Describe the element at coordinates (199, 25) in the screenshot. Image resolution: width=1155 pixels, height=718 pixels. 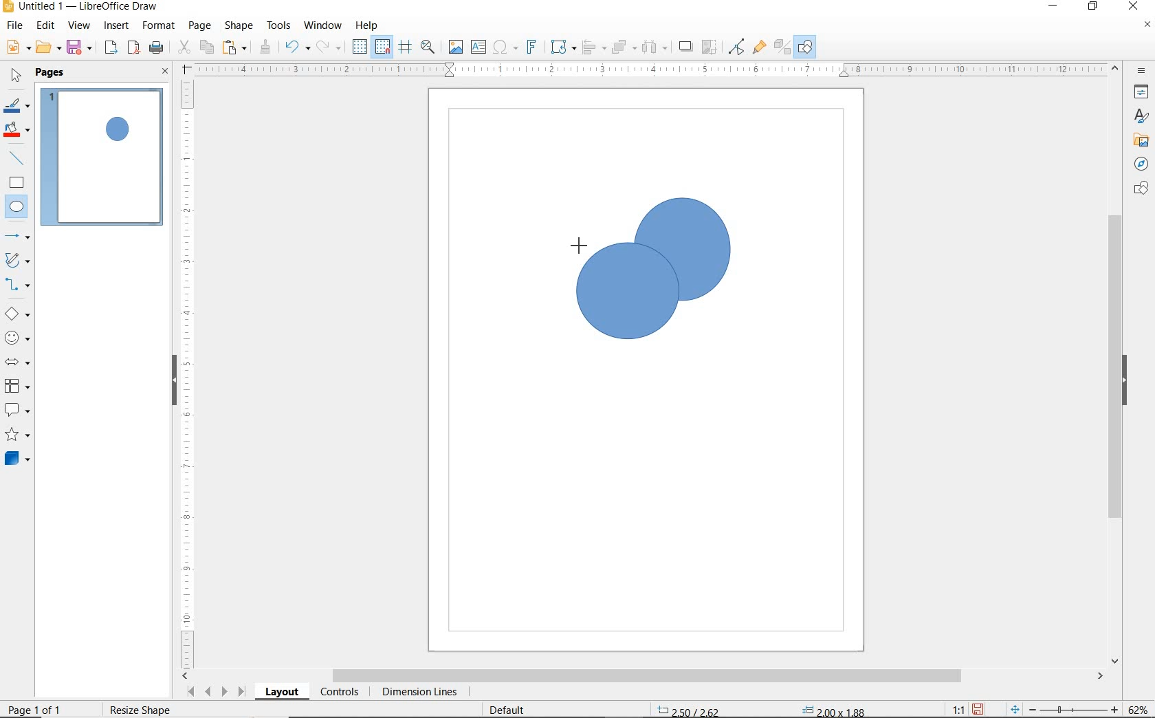
I see `PAGE` at that location.